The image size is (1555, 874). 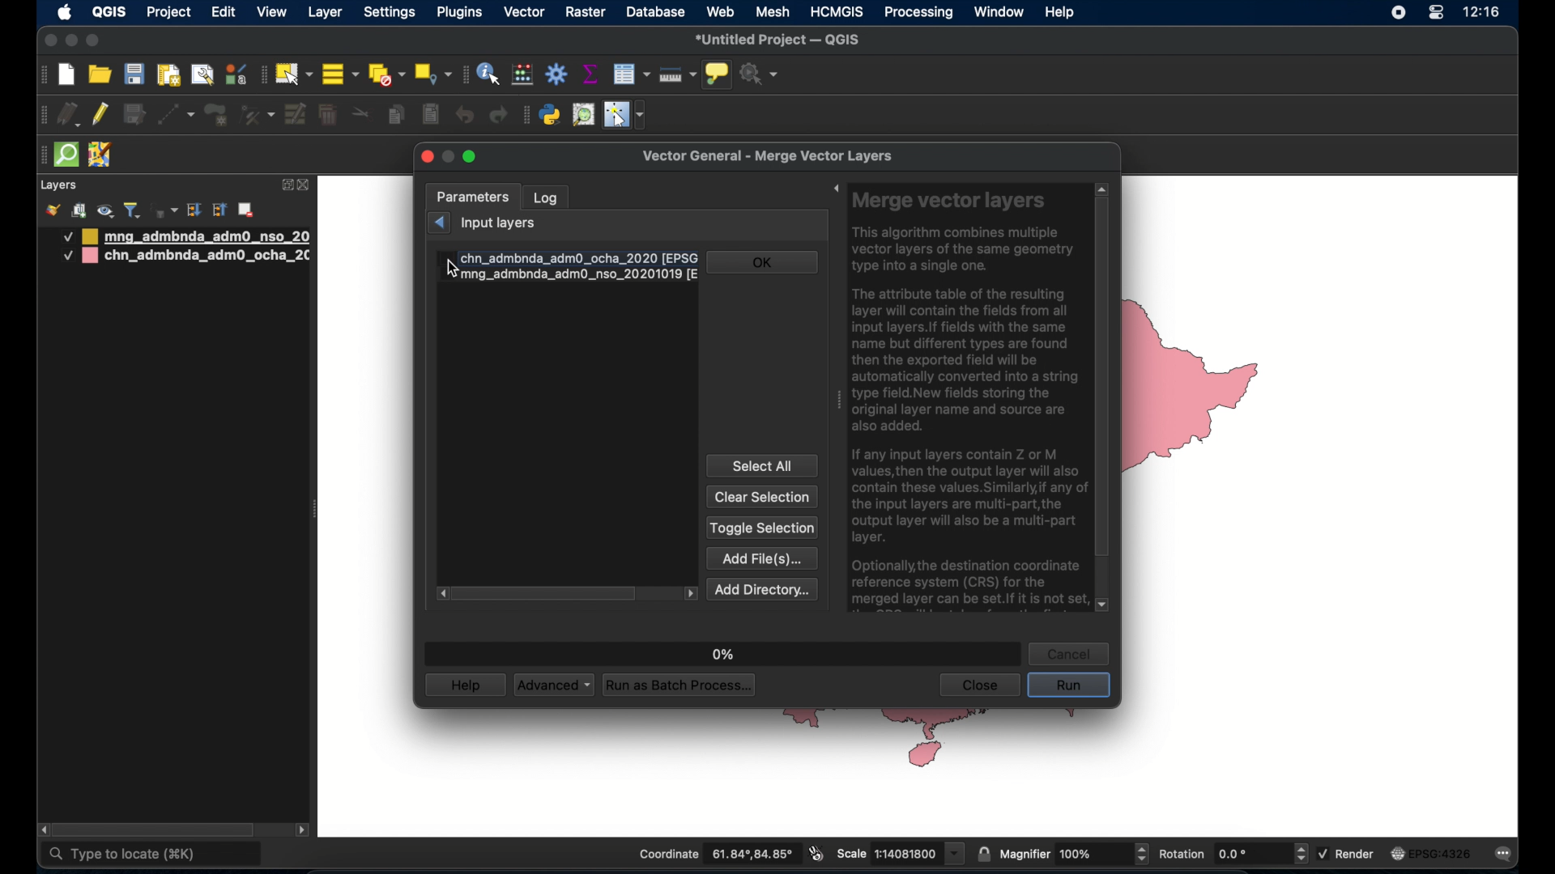 I want to click on vertex tool, so click(x=257, y=113).